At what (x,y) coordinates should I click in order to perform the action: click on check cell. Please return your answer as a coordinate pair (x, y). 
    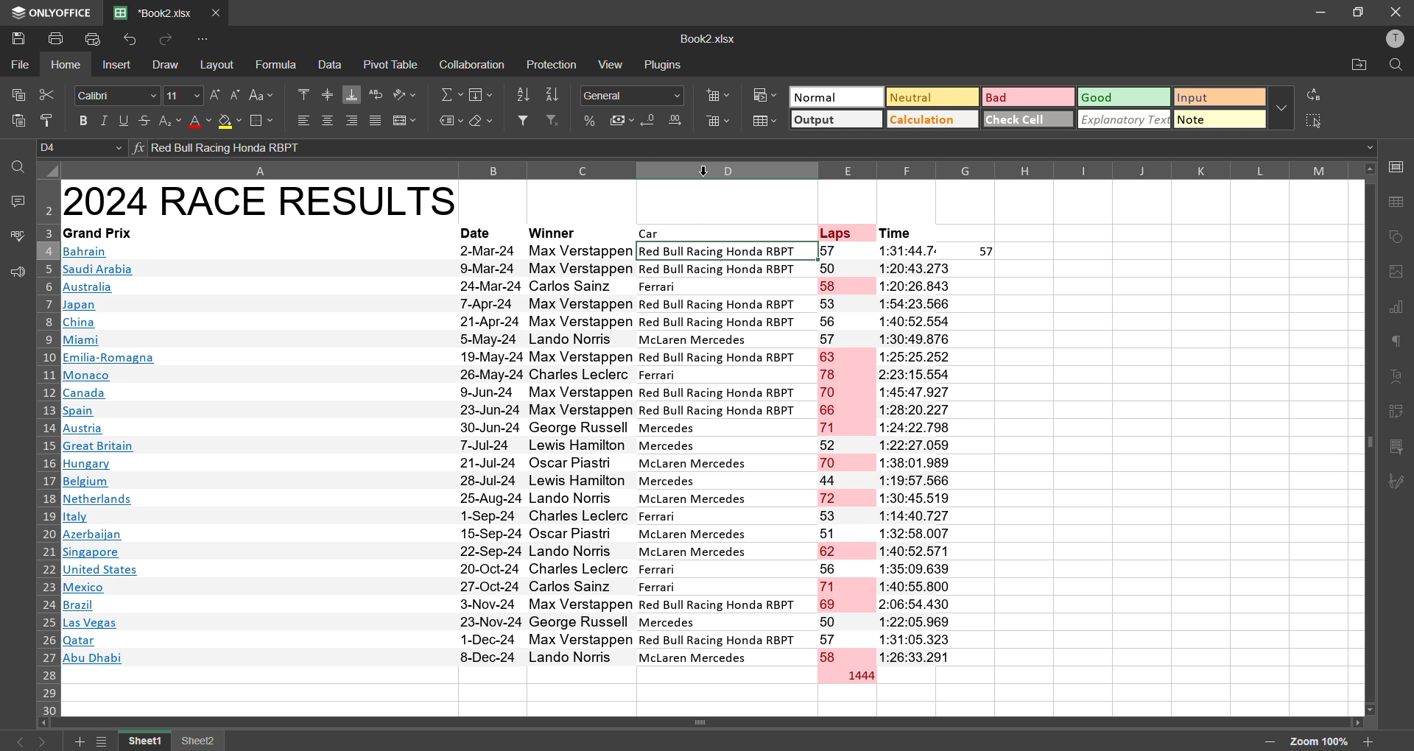
    Looking at the image, I should click on (1025, 118).